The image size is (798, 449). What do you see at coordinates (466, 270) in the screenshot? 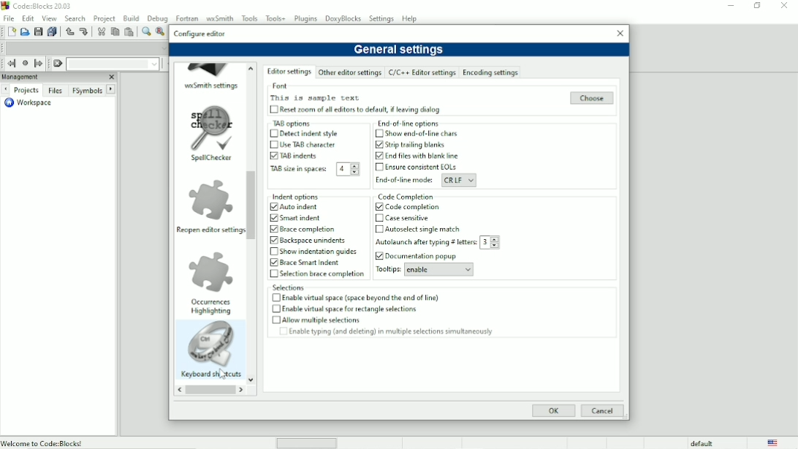
I see `Drop down` at bounding box center [466, 270].